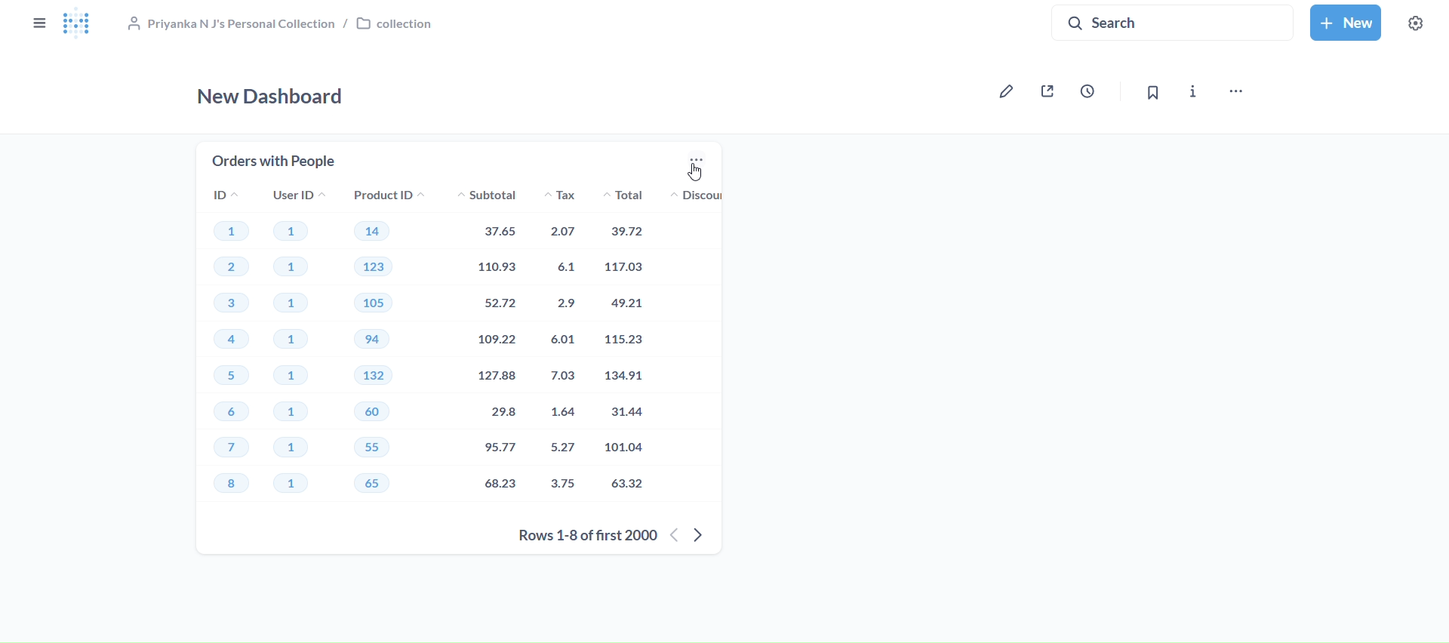  I want to click on product ID's, so click(383, 349).